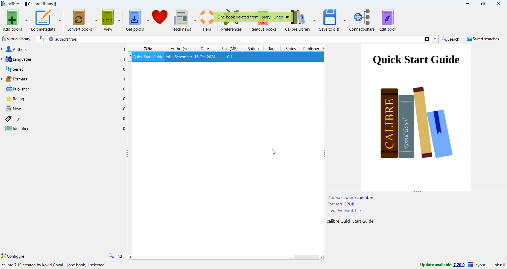 The height and width of the screenshot is (269, 507). What do you see at coordinates (161, 18) in the screenshot?
I see `donate to support calibre` at bounding box center [161, 18].